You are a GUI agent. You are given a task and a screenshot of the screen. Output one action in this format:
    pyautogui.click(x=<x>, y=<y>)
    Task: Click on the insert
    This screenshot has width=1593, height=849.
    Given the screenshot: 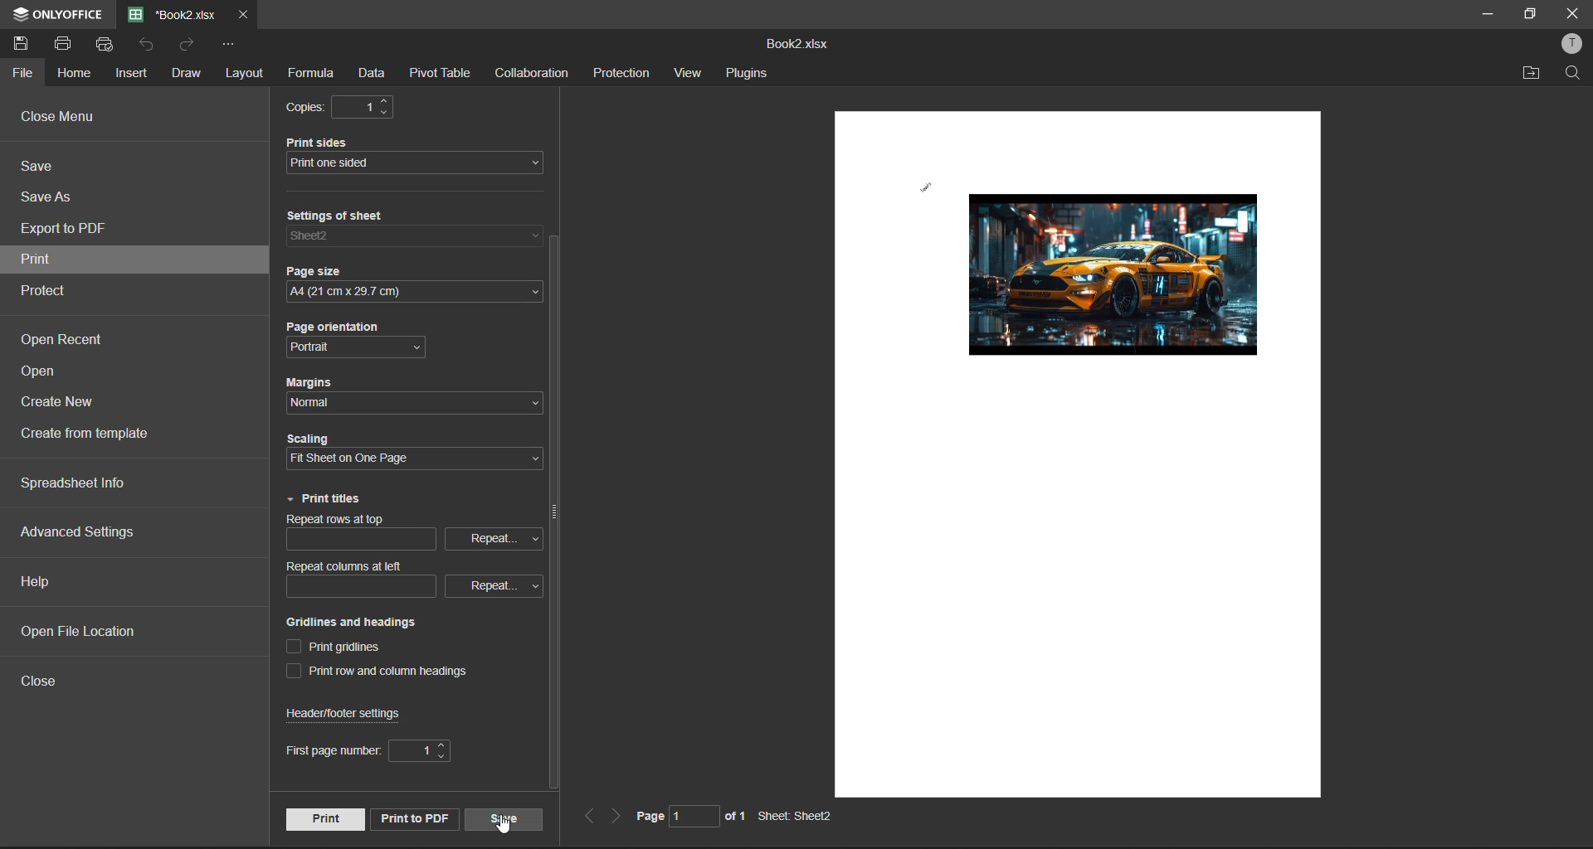 What is the action you would take?
    pyautogui.click(x=134, y=74)
    